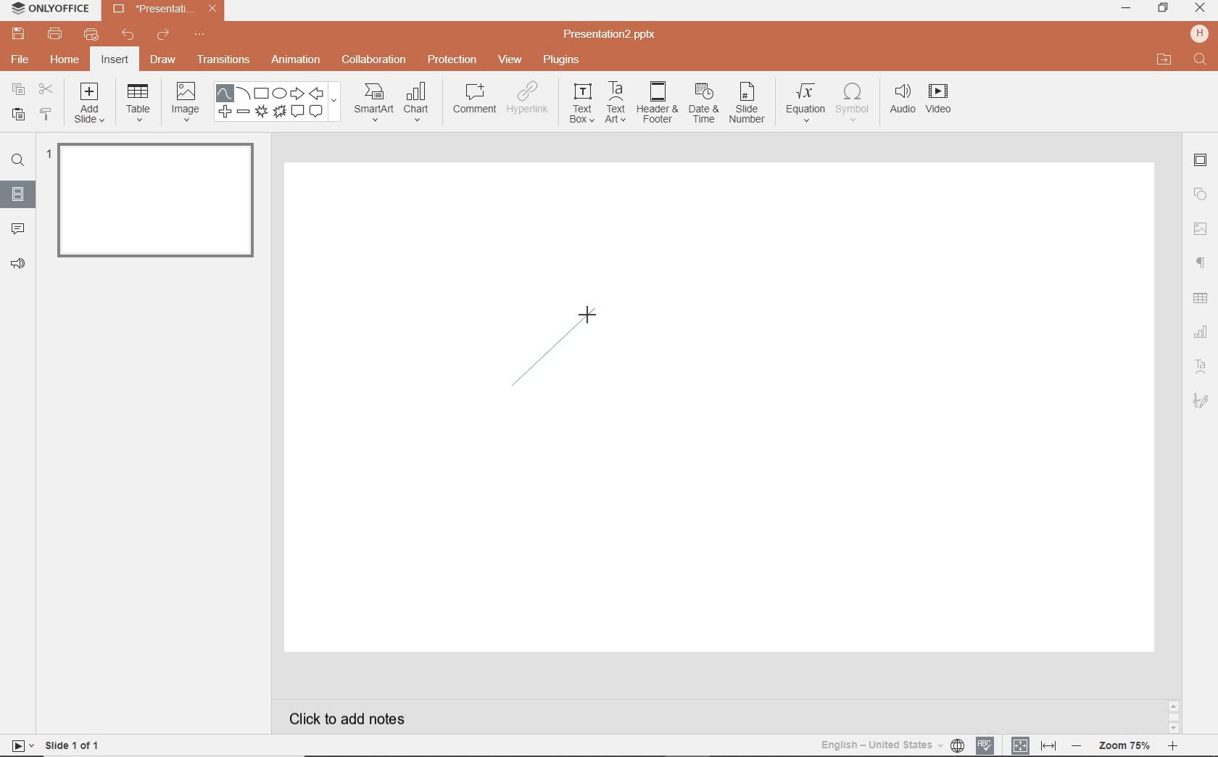 The width and height of the screenshot is (1218, 757). I want to click on ZOOM, so click(1132, 745).